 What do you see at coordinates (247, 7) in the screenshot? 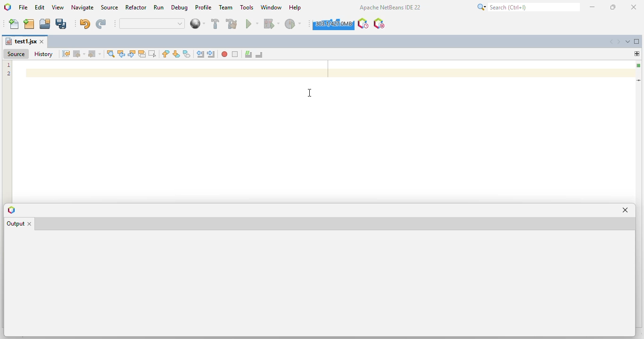
I see `tools` at bounding box center [247, 7].